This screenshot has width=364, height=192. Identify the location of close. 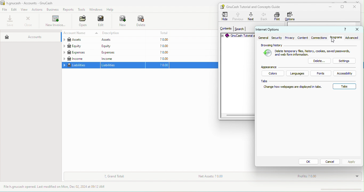
(359, 2).